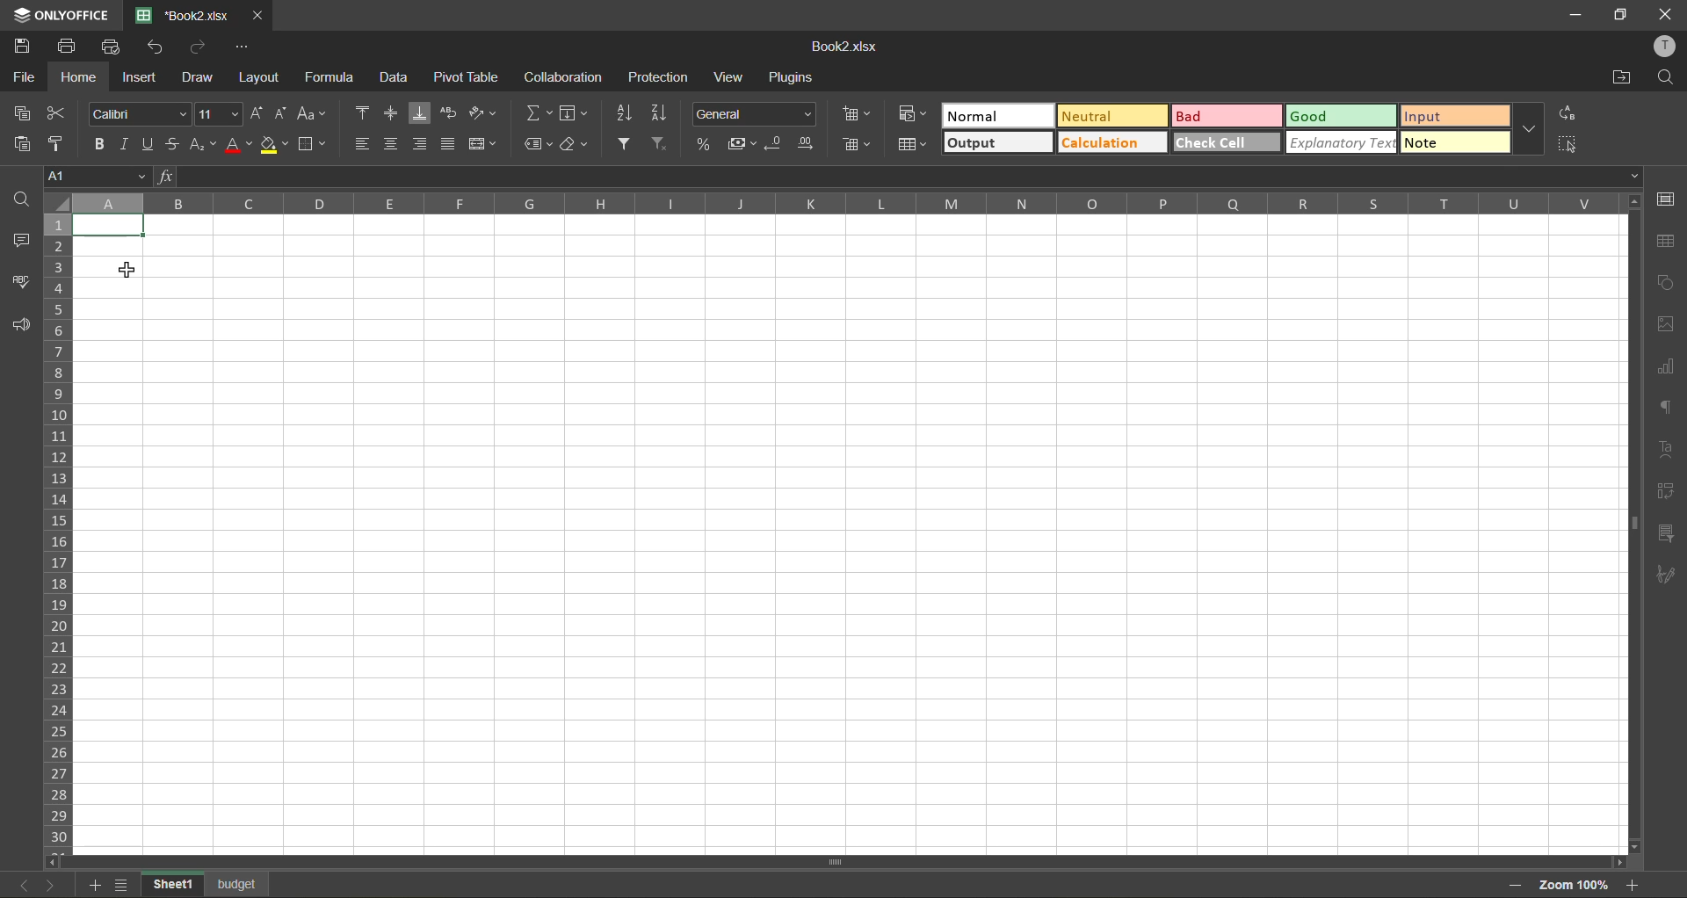  What do you see at coordinates (20, 327) in the screenshot?
I see `feedback` at bounding box center [20, 327].